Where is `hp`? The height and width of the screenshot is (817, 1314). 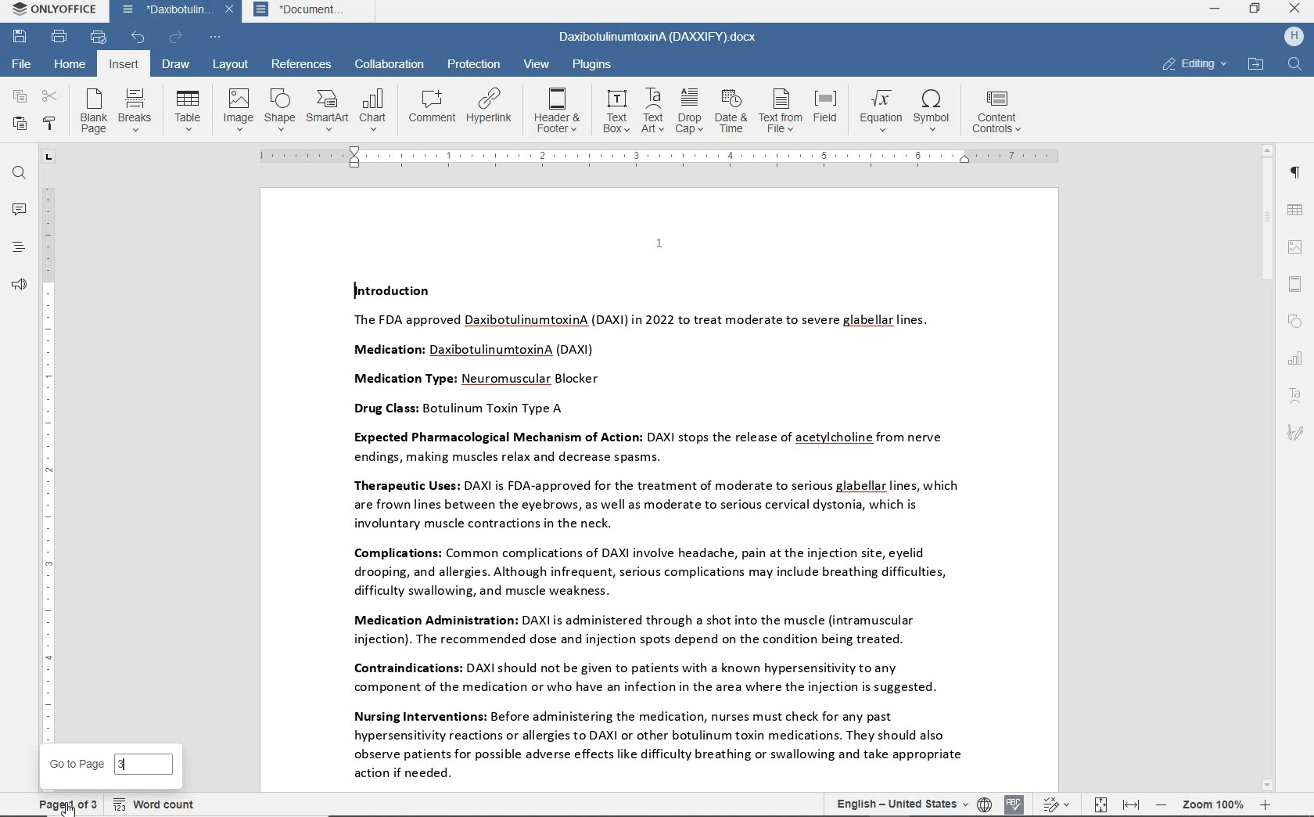 hp is located at coordinates (1293, 38).